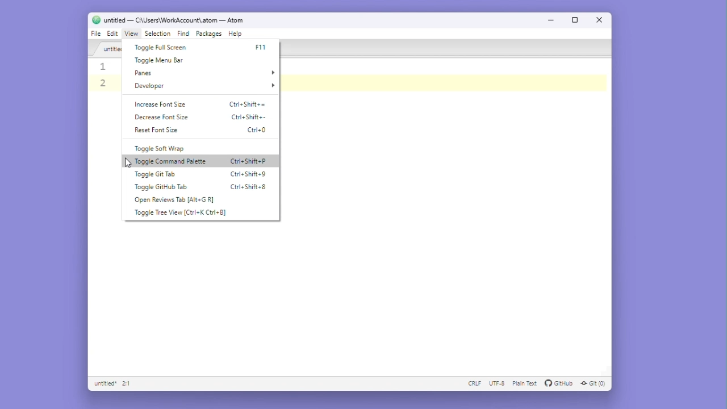  What do you see at coordinates (126, 163) in the screenshot?
I see `cursor` at bounding box center [126, 163].